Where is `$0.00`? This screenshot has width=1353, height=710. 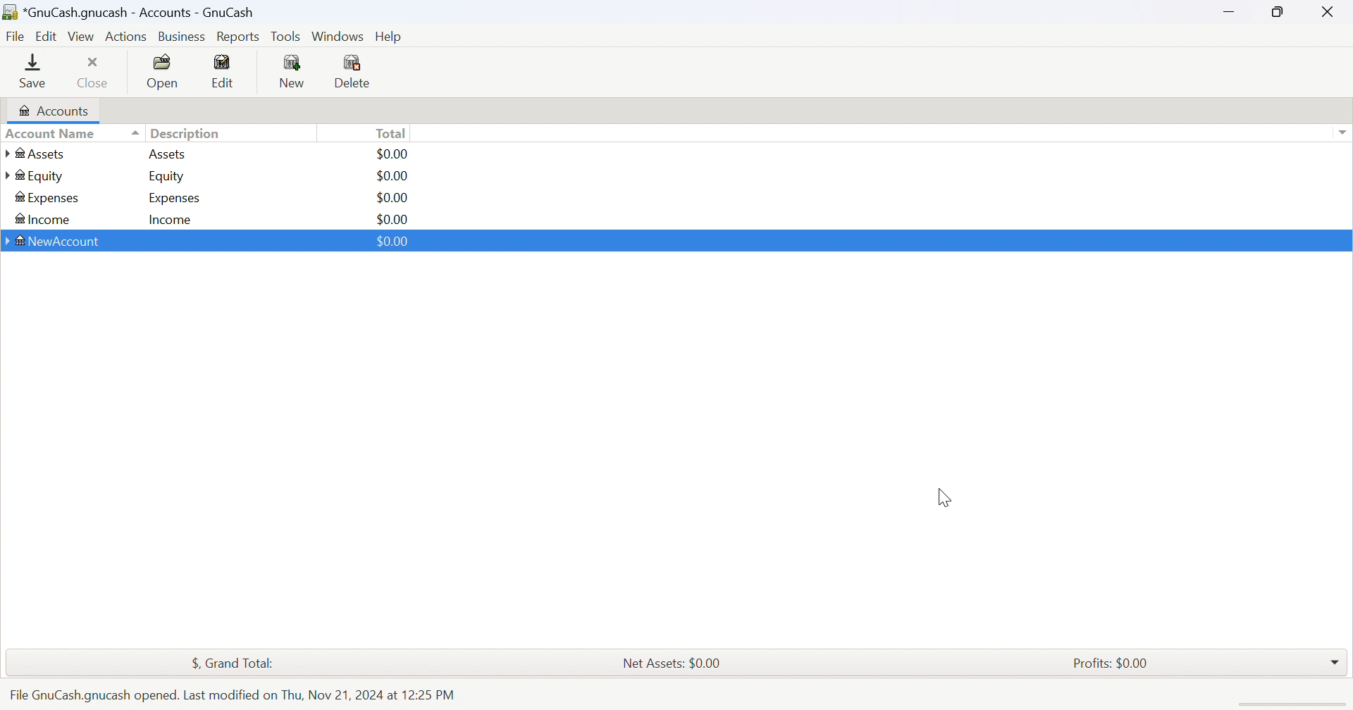 $0.00 is located at coordinates (392, 241).